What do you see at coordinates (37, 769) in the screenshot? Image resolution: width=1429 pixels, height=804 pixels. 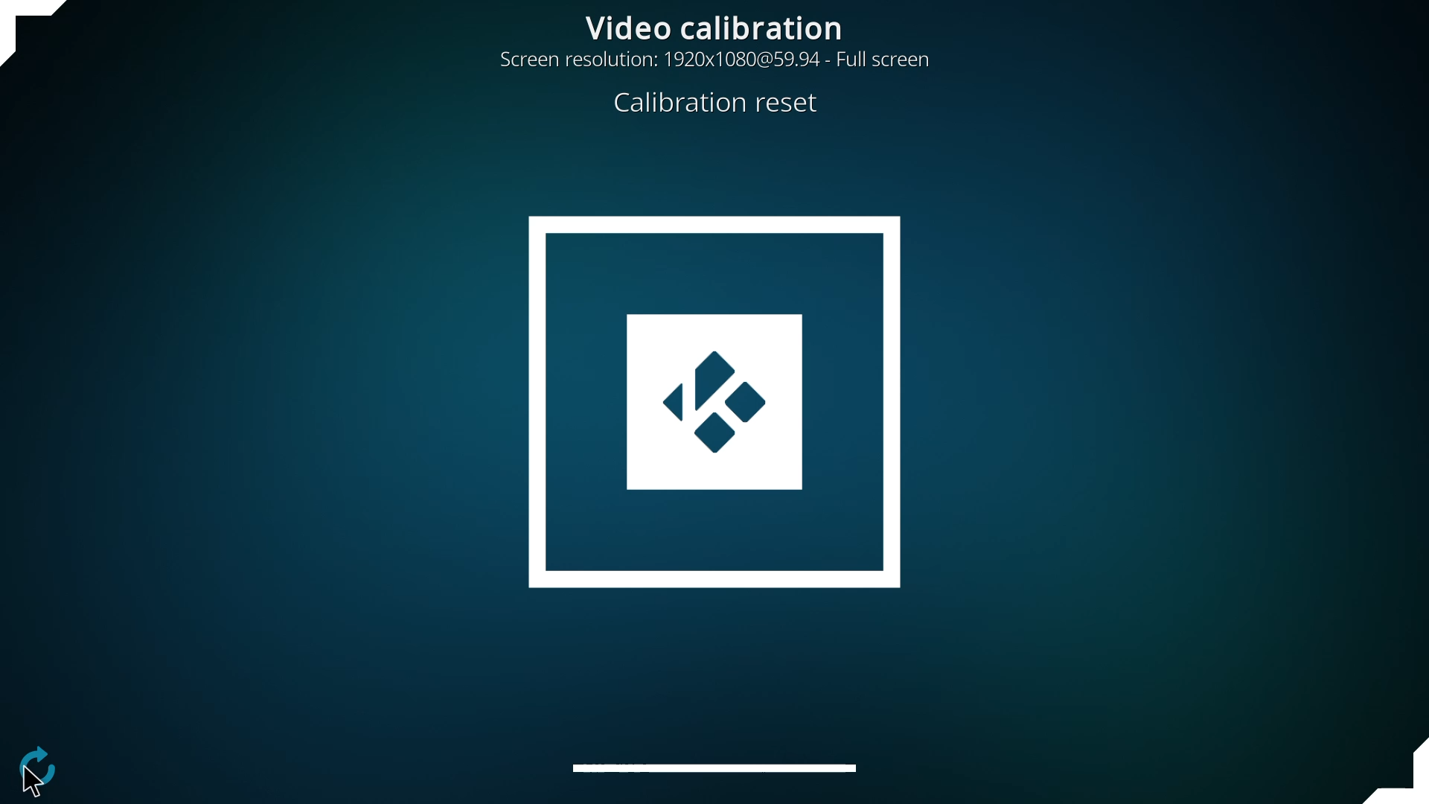 I see `configure` at bounding box center [37, 769].